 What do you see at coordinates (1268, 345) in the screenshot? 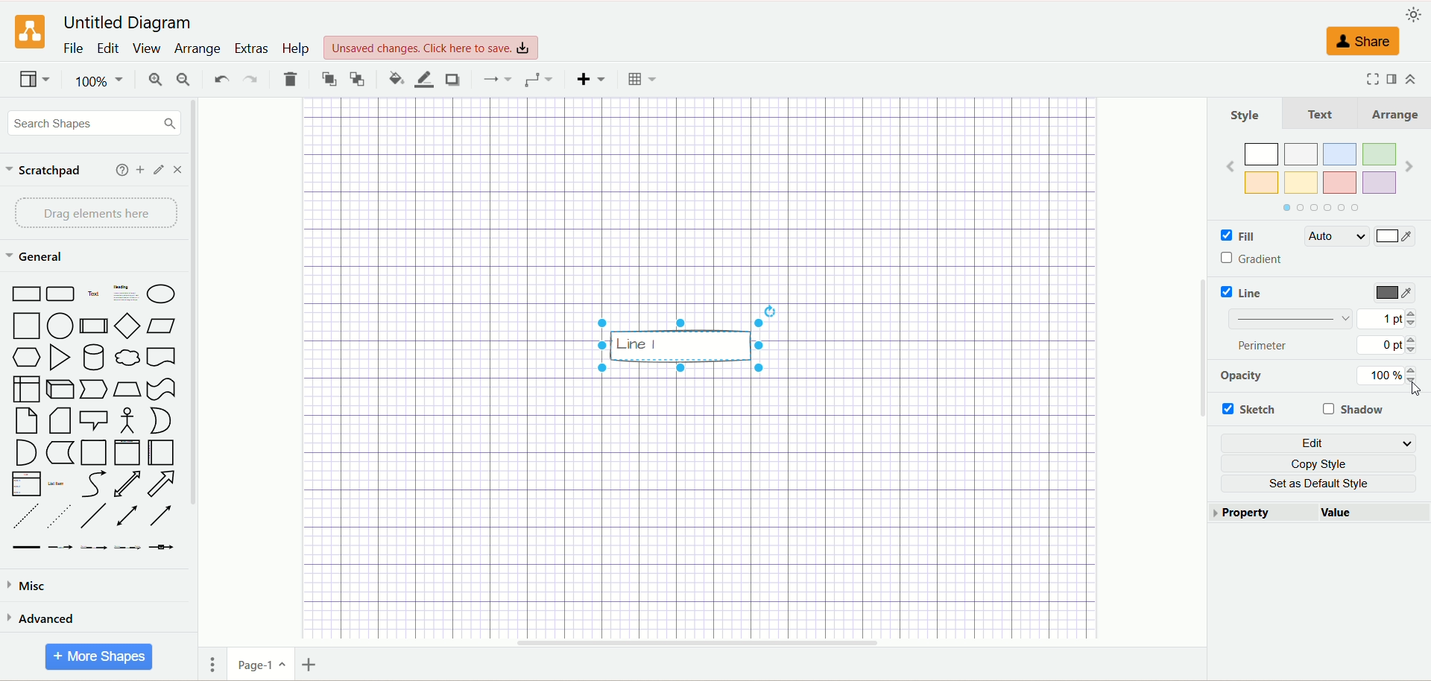
I see `perimeter` at bounding box center [1268, 345].